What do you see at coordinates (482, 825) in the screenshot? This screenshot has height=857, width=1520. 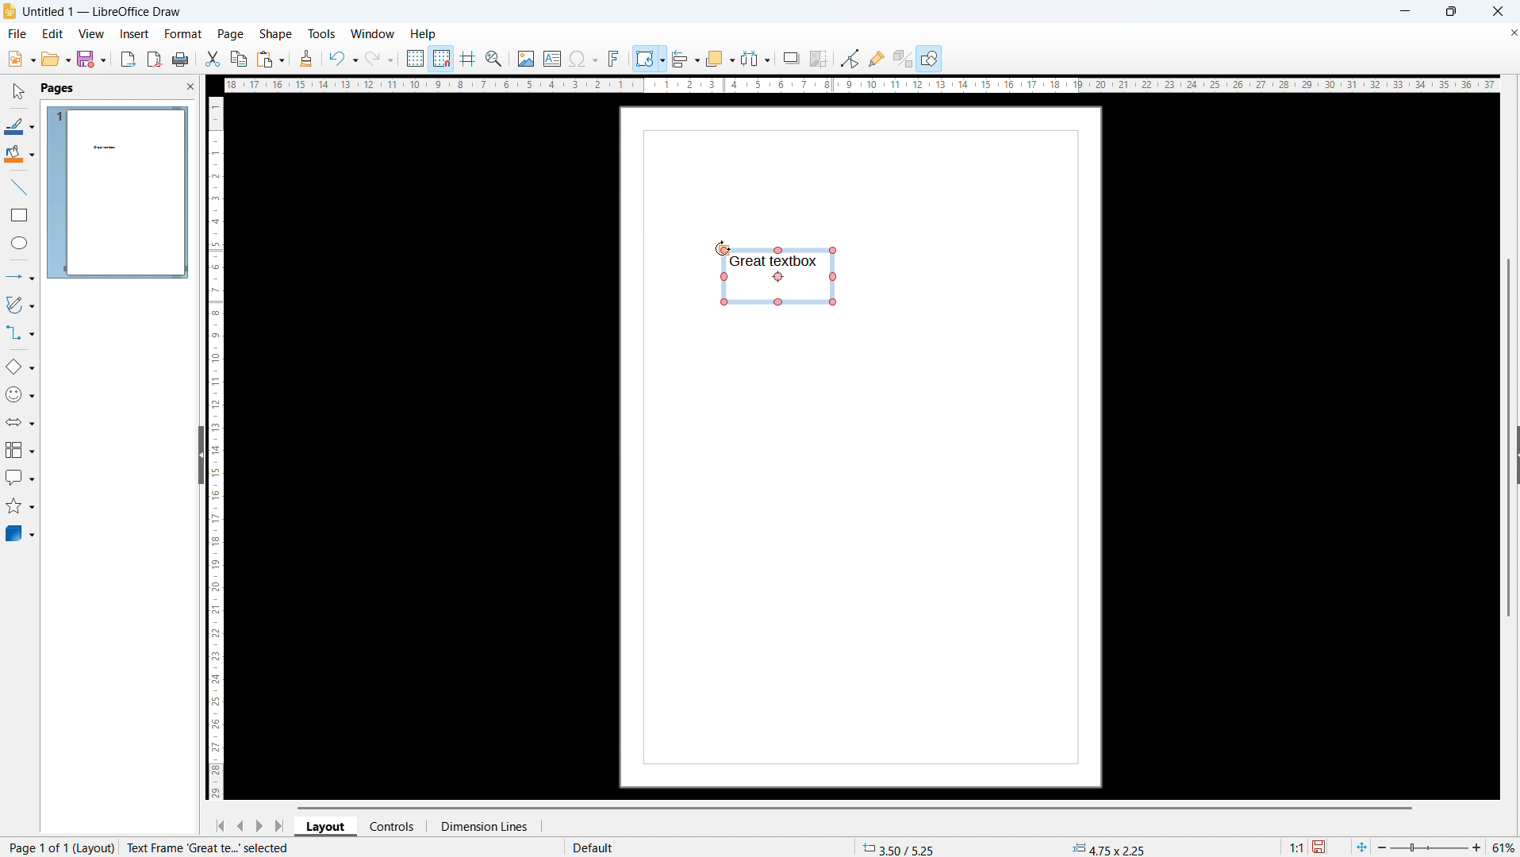 I see `dimension lines` at bounding box center [482, 825].